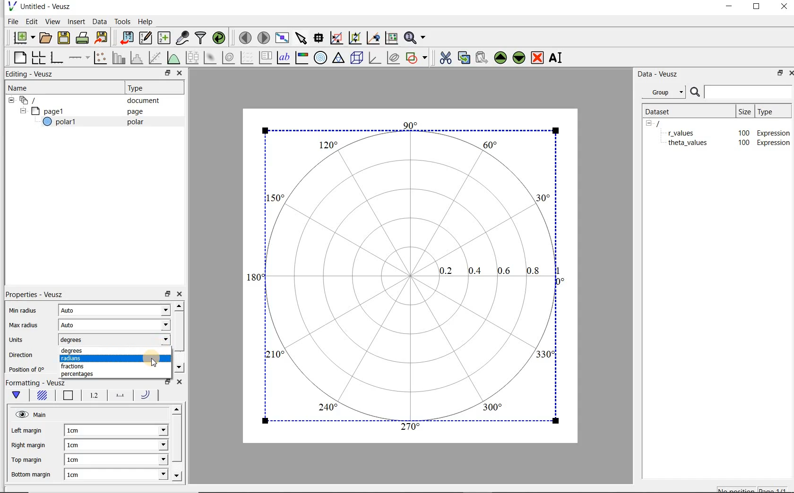  Describe the element at coordinates (772, 111) in the screenshot. I see `Type` at that location.